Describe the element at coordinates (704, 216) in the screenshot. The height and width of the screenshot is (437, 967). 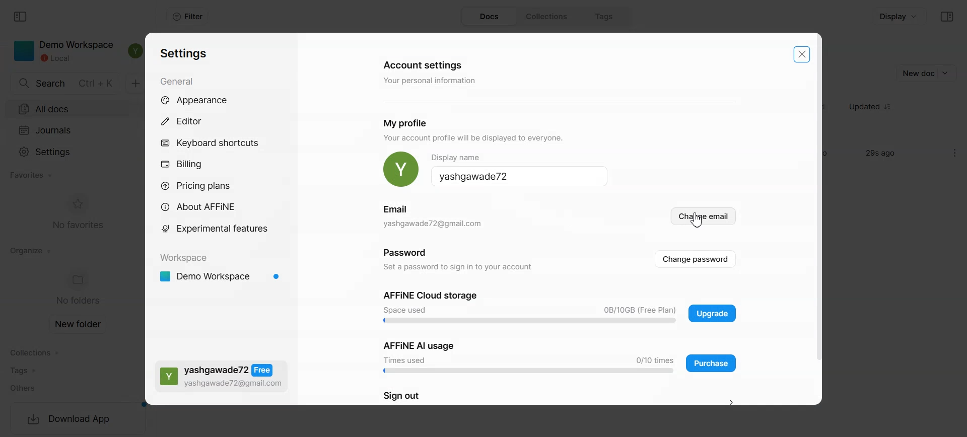
I see `Change email` at that location.